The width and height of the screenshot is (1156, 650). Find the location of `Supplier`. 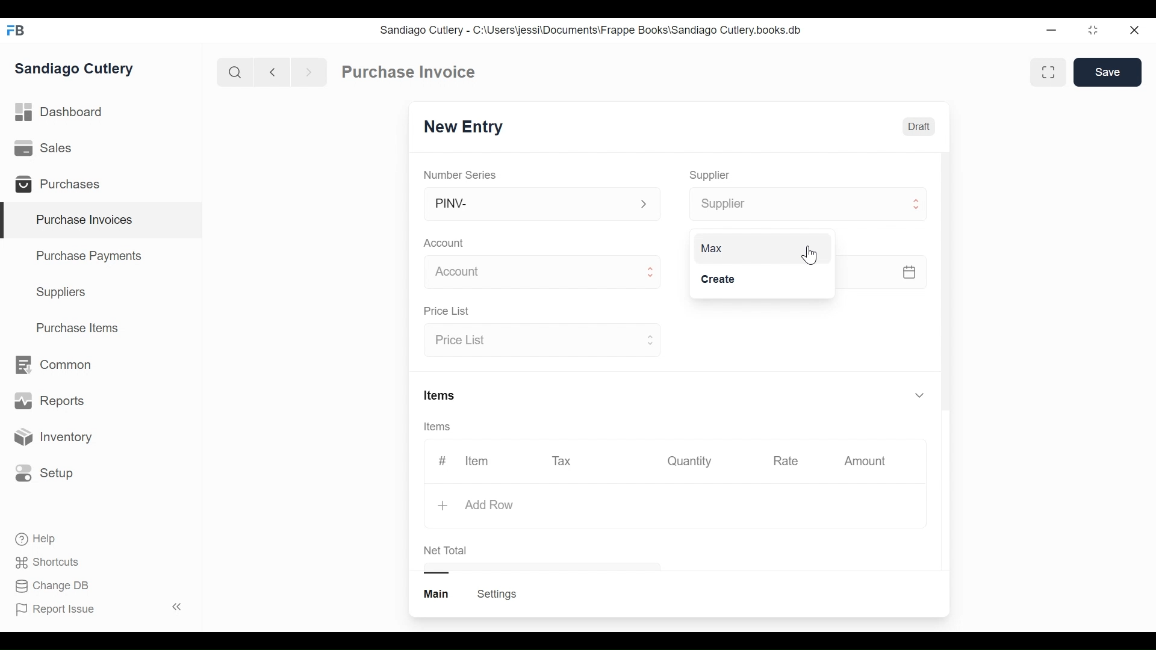

Supplier is located at coordinates (710, 175).